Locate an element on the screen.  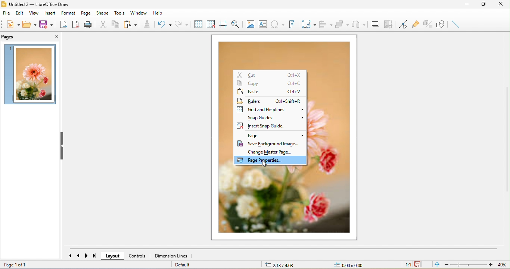
cut is located at coordinates (270, 75).